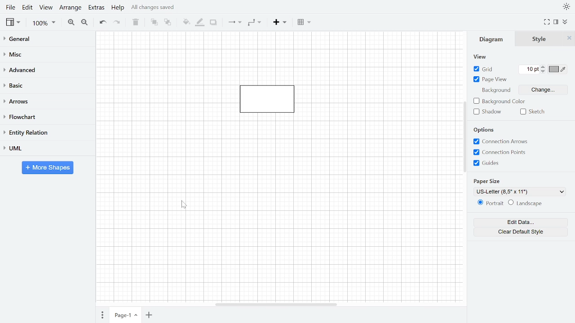 The width and height of the screenshot is (575, 323). Describe the element at coordinates (46, 55) in the screenshot. I see `Misc` at that location.